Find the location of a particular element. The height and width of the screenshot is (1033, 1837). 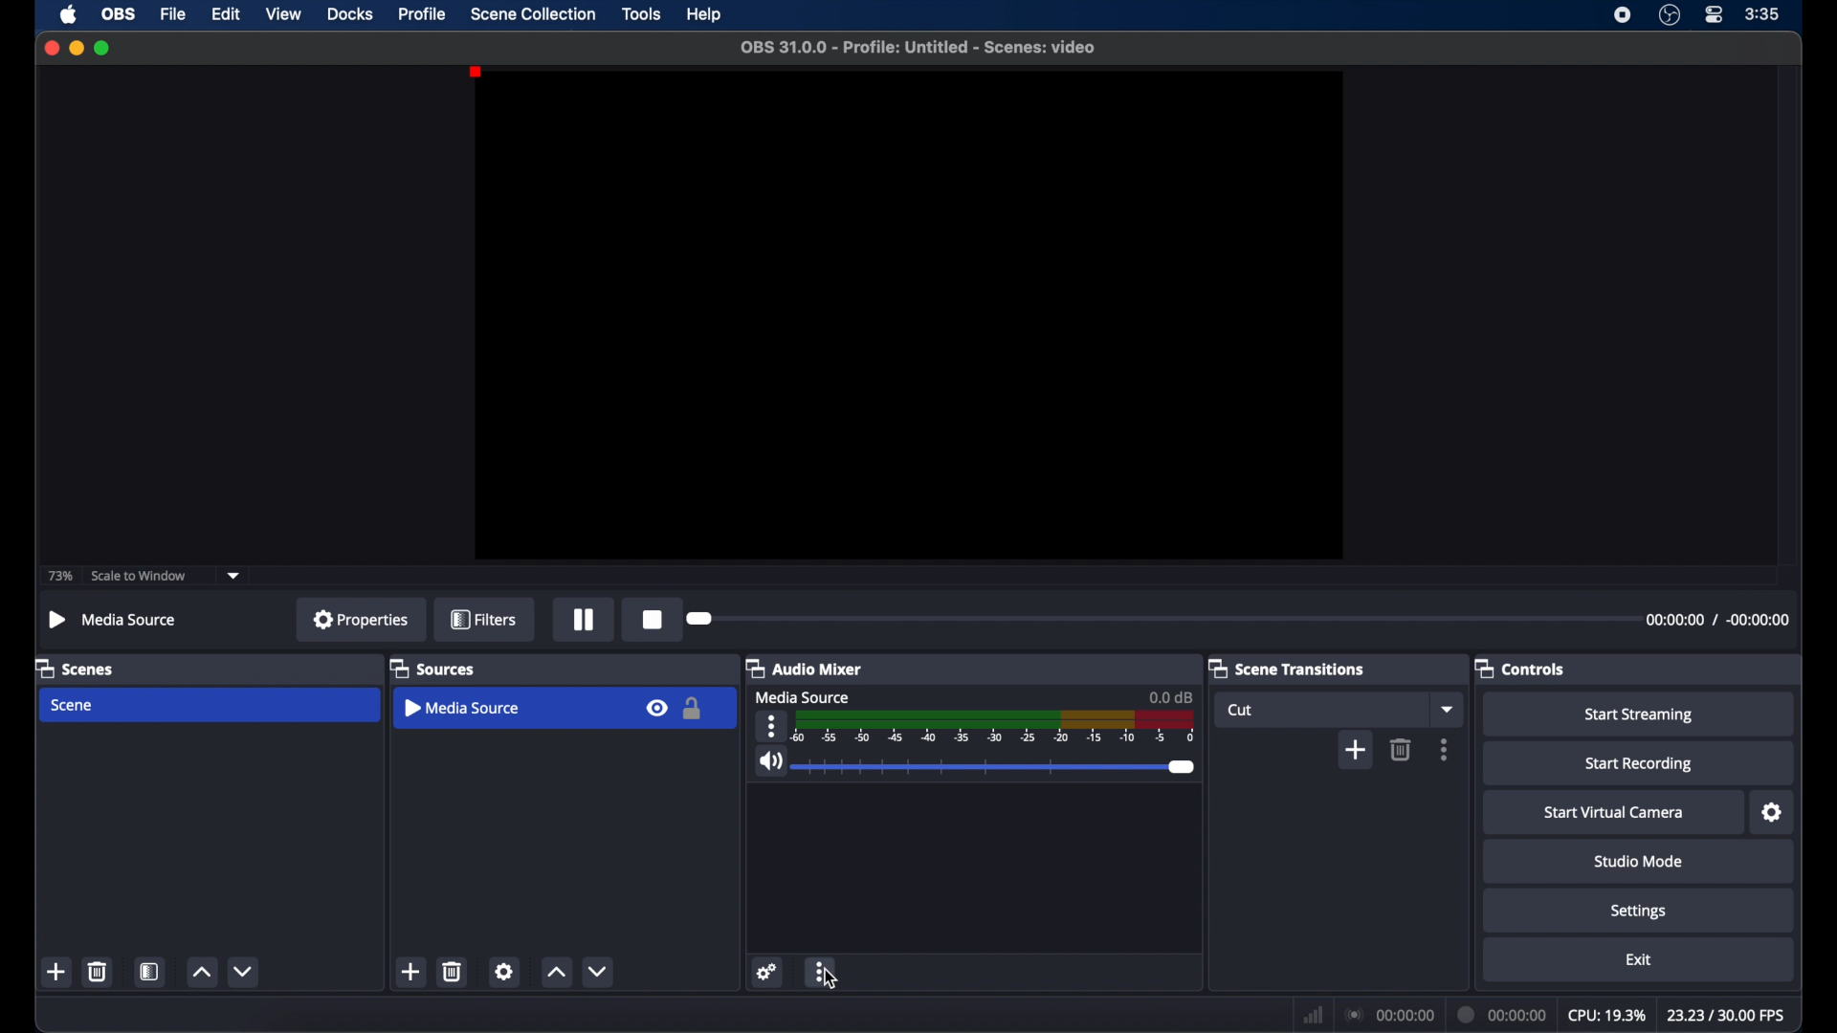

start recording is located at coordinates (1640, 766).